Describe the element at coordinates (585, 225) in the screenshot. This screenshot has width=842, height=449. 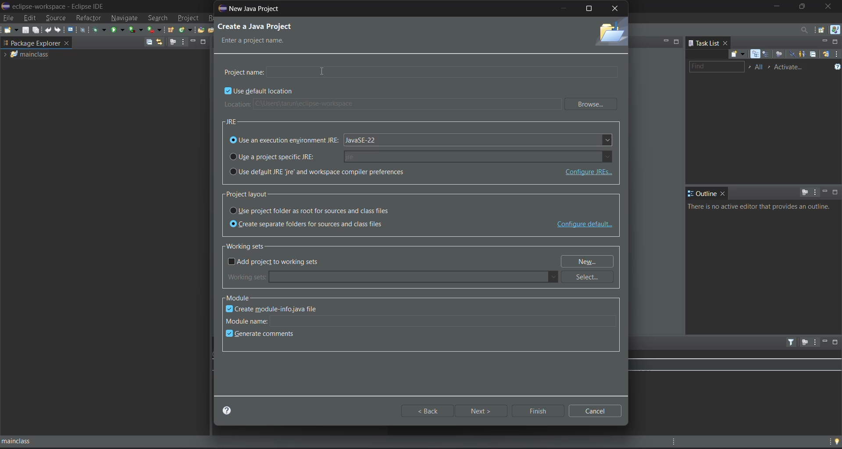
I see `configure default` at that location.